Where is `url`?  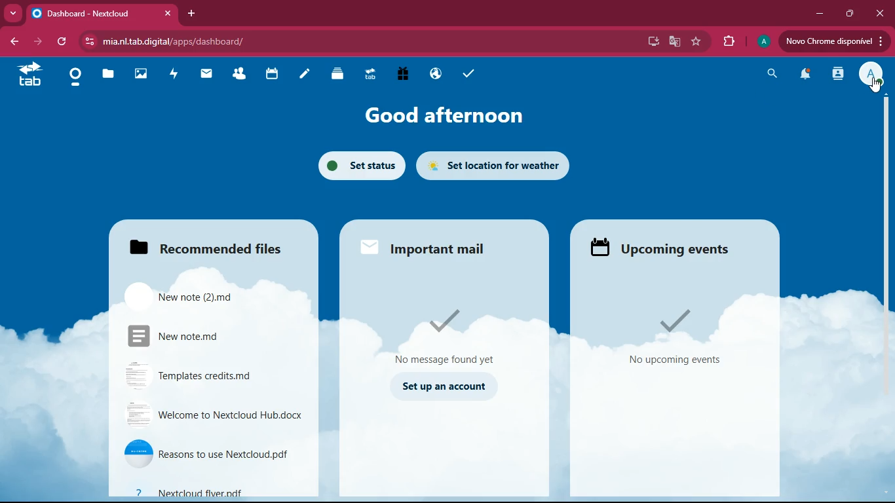 url is located at coordinates (223, 41).